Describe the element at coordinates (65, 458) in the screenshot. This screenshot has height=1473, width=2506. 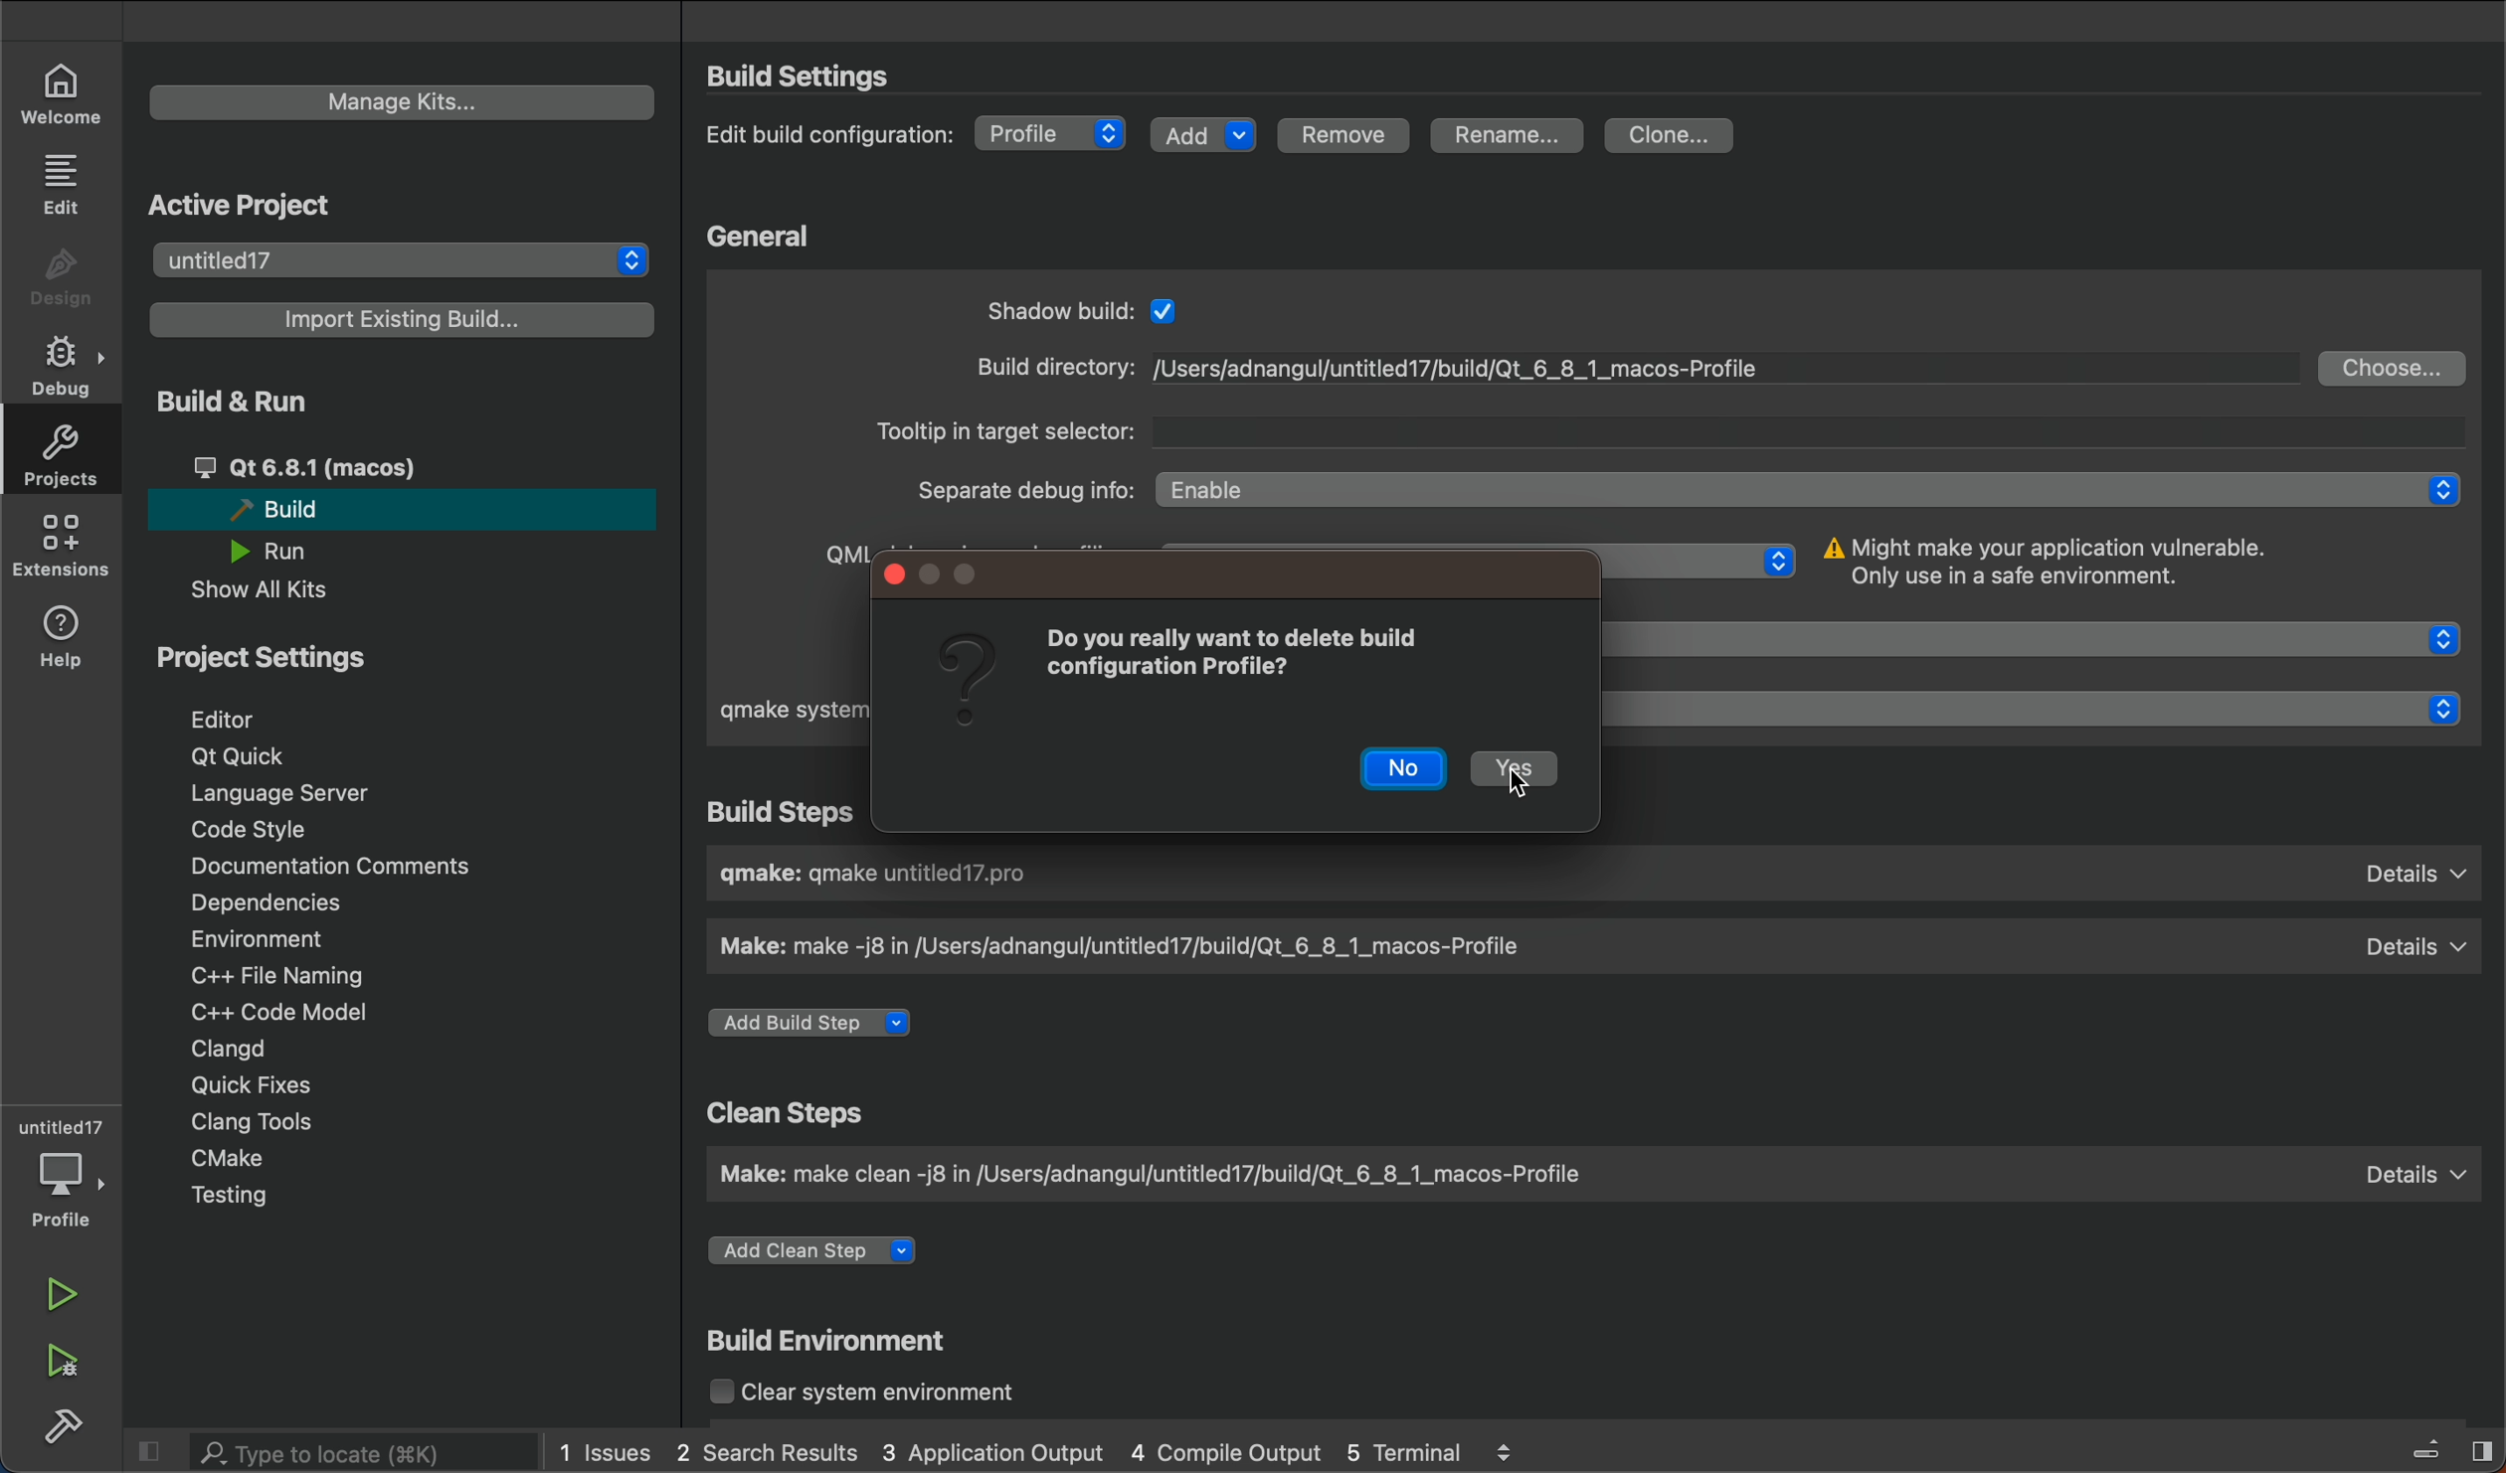
I see `projects` at that location.